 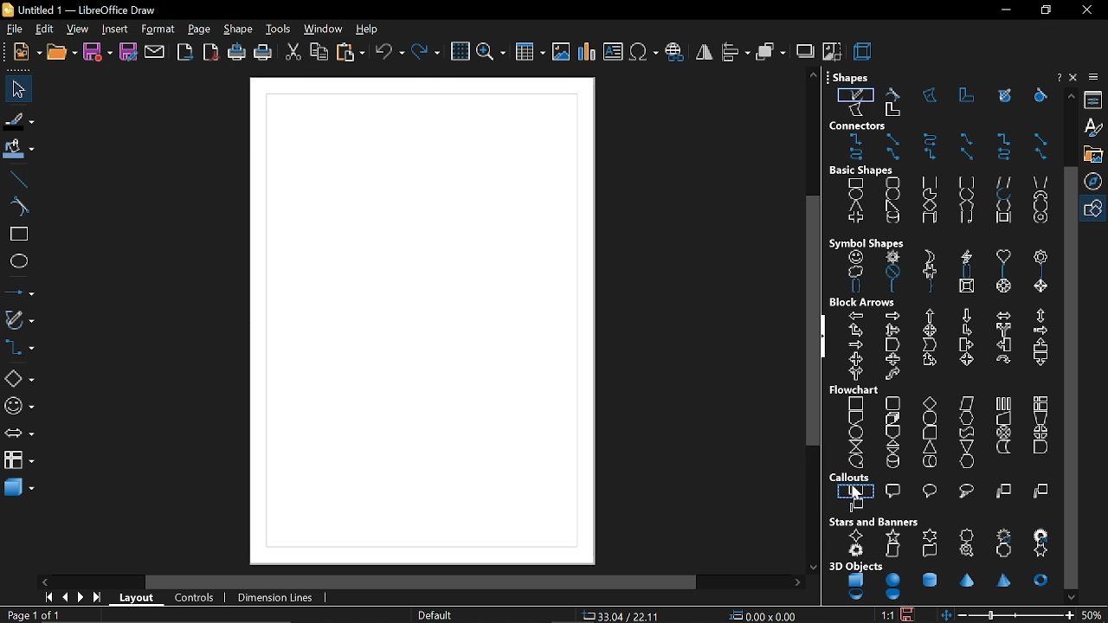 What do you see at coordinates (967, 331) in the screenshot?
I see `corner right arrow` at bounding box center [967, 331].